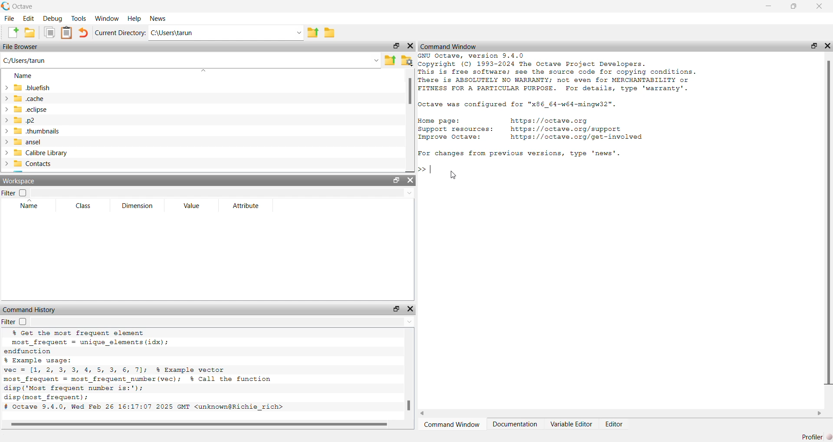 This screenshot has width=833, height=442. Describe the element at coordinates (298, 32) in the screenshot. I see `Enter directory name` at that location.